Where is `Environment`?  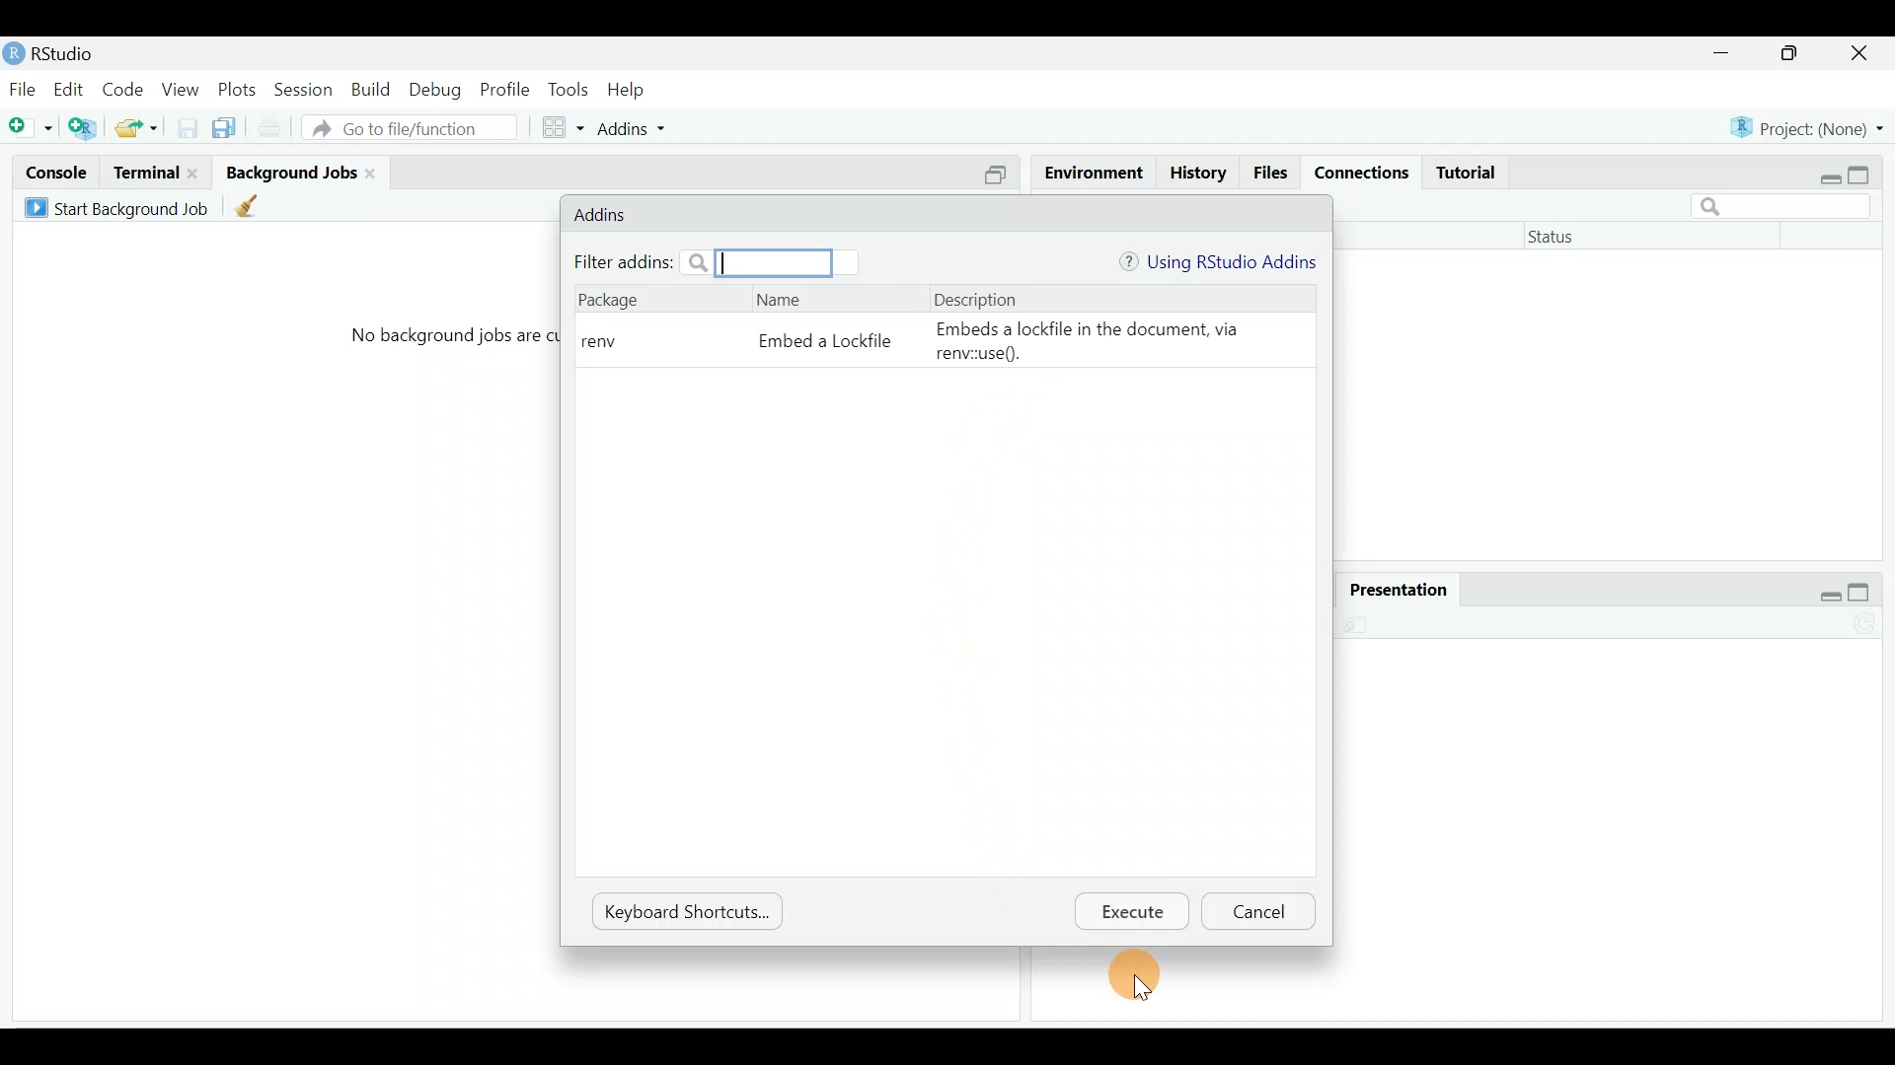
Environment is located at coordinates (1095, 169).